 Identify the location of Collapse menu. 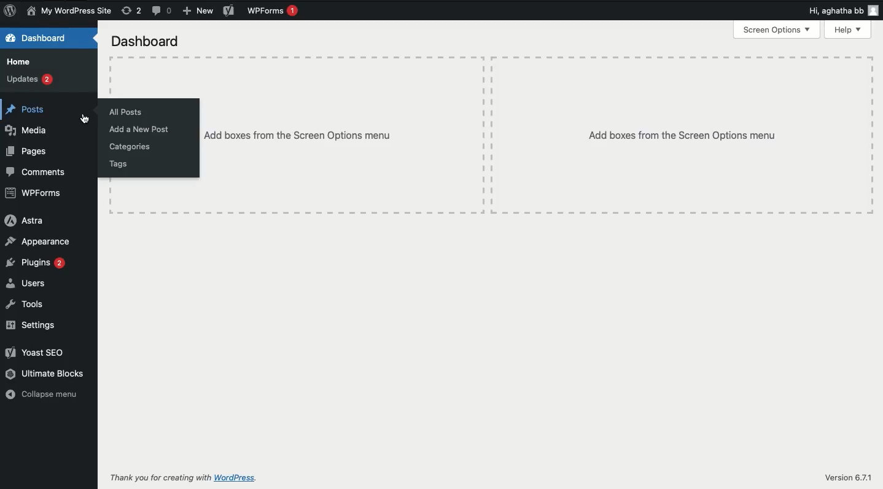
(43, 393).